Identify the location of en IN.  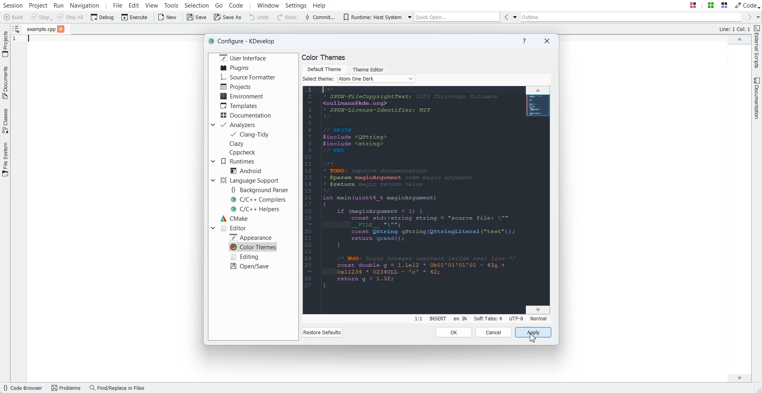
(460, 319).